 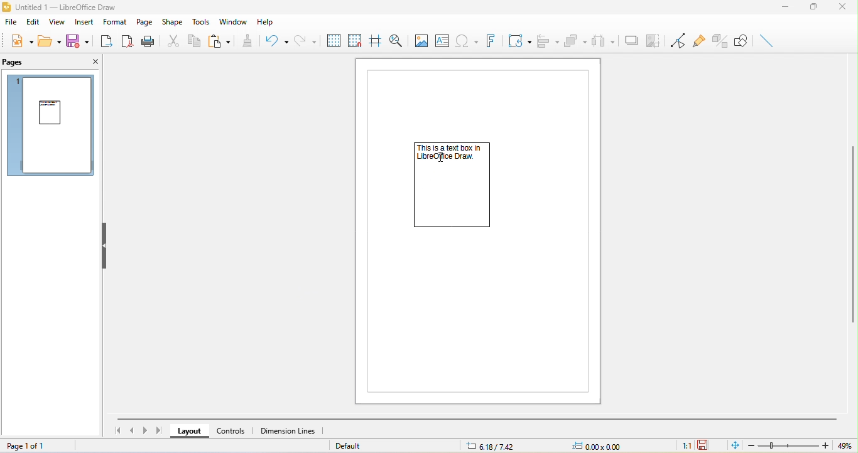 I want to click on shape, so click(x=172, y=23).